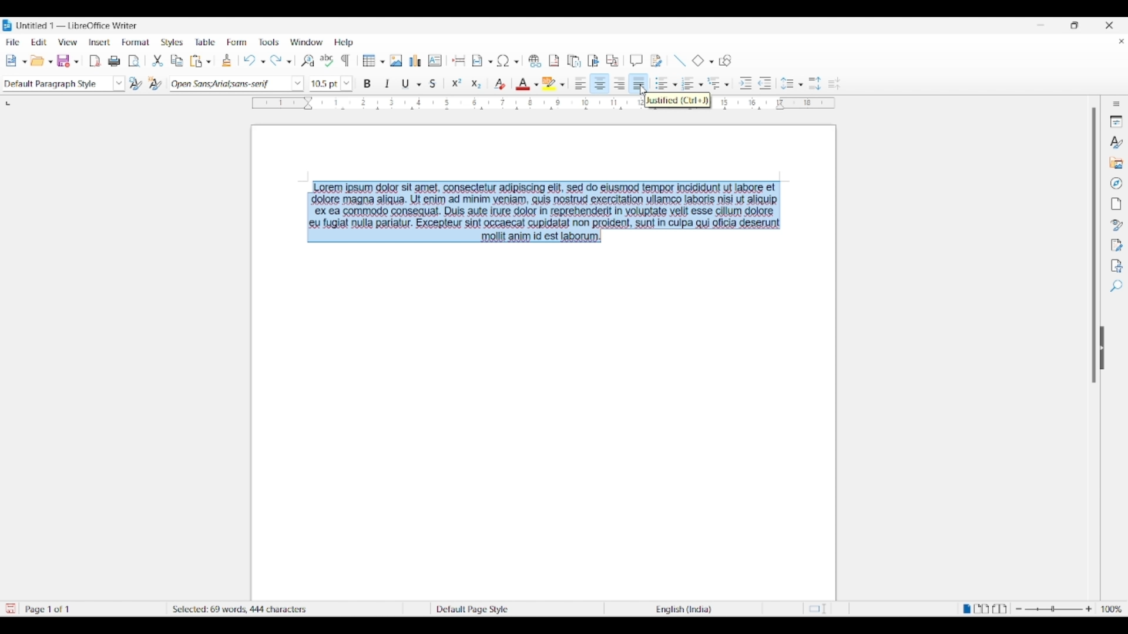 Image resolution: width=1128 pixels, height=634 pixels. What do you see at coordinates (727, 85) in the screenshot?
I see `Outline format options` at bounding box center [727, 85].